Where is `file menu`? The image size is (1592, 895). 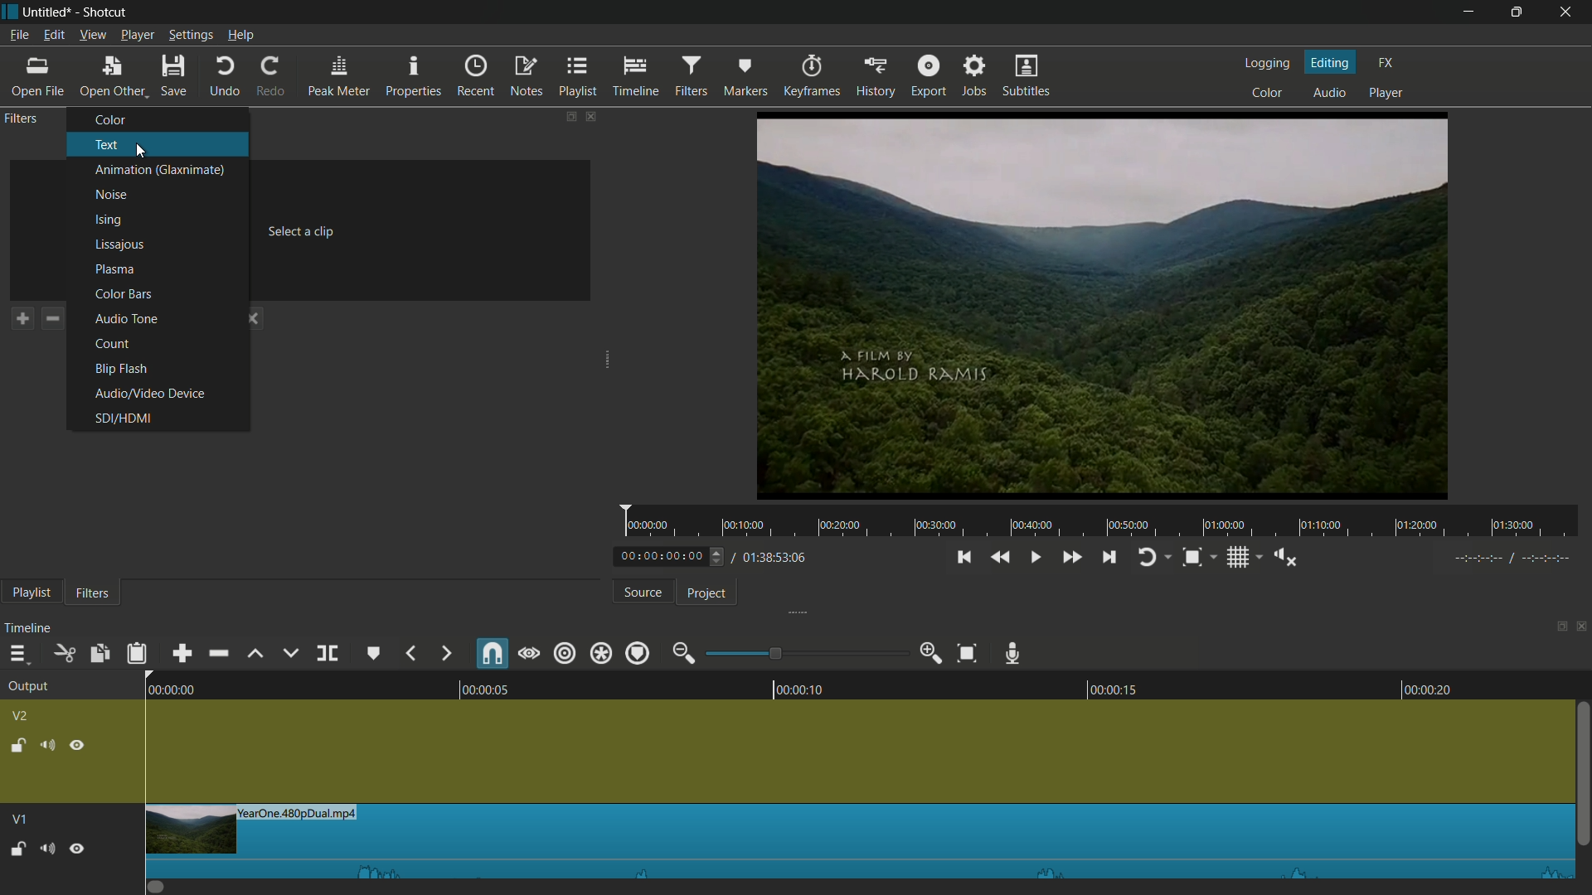 file menu is located at coordinates (18, 36).